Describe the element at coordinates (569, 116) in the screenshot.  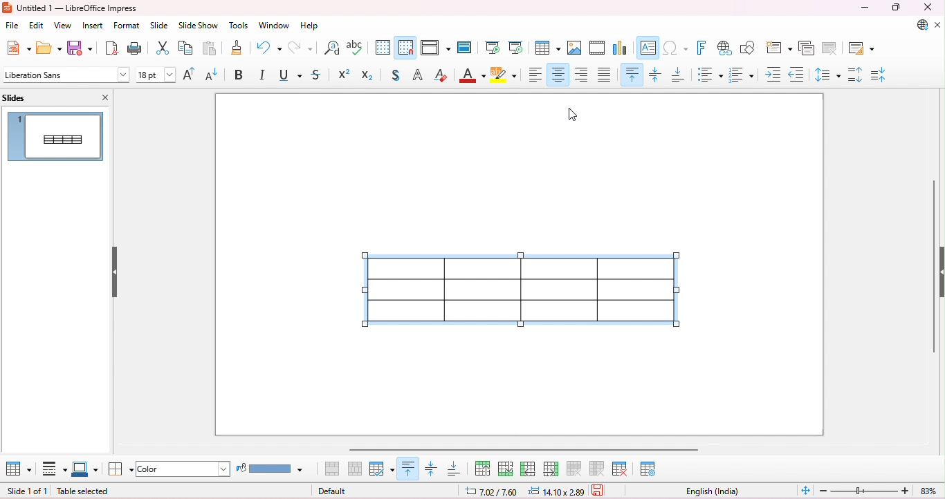
I see `cursor` at that location.